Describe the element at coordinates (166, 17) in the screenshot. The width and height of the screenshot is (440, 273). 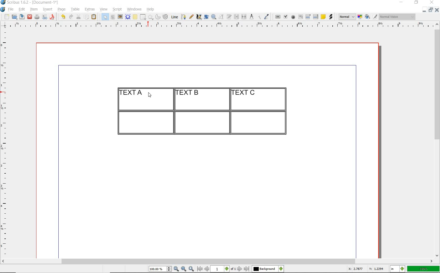
I see `spiral` at that location.